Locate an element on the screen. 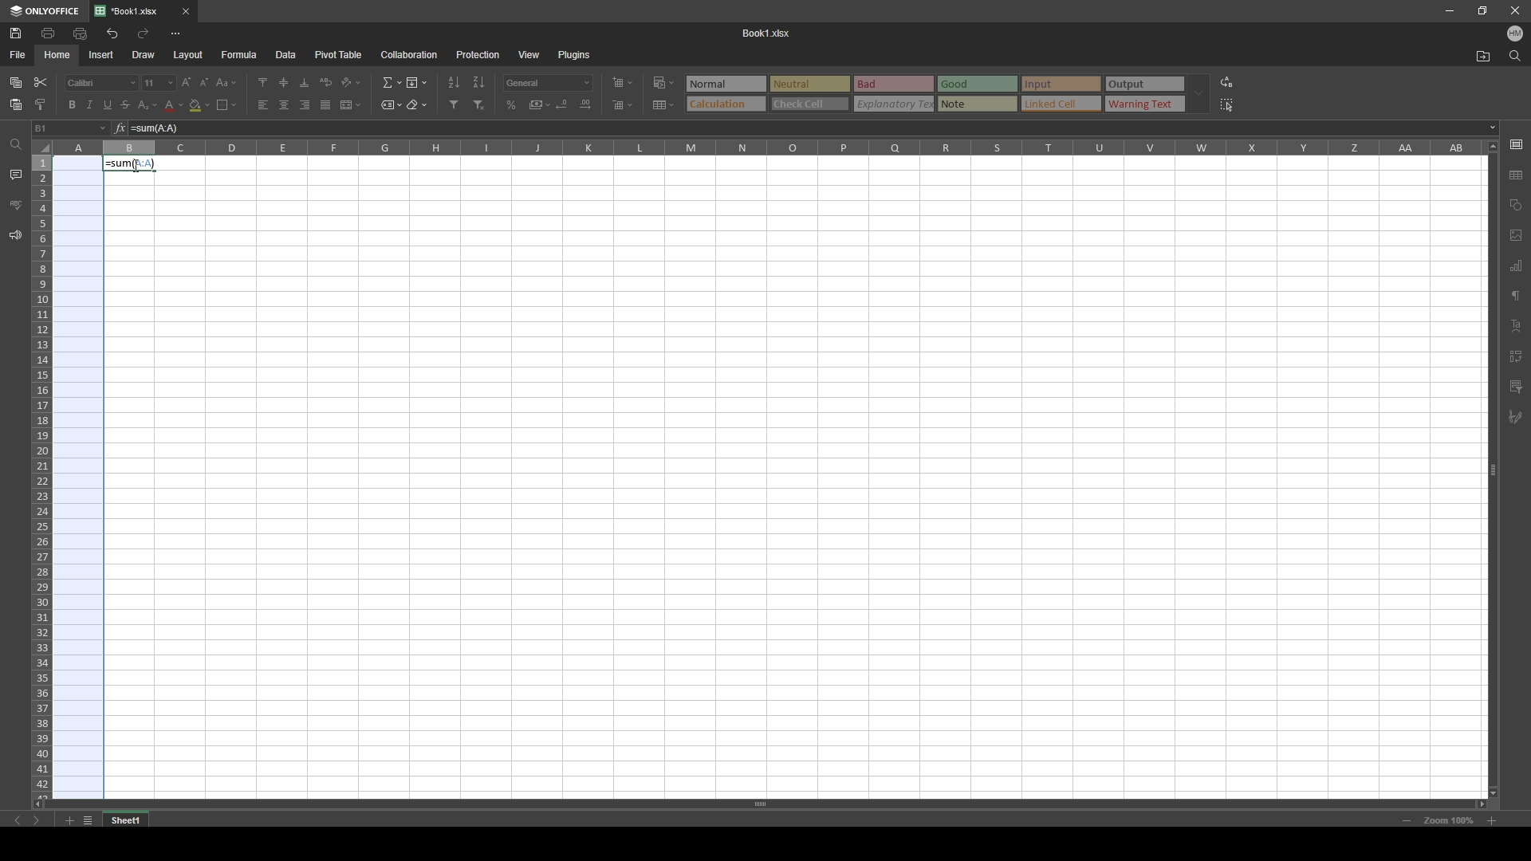 Image resolution: width=1531 pixels, height=861 pixels. replace is located at coordinates (1226, 82).